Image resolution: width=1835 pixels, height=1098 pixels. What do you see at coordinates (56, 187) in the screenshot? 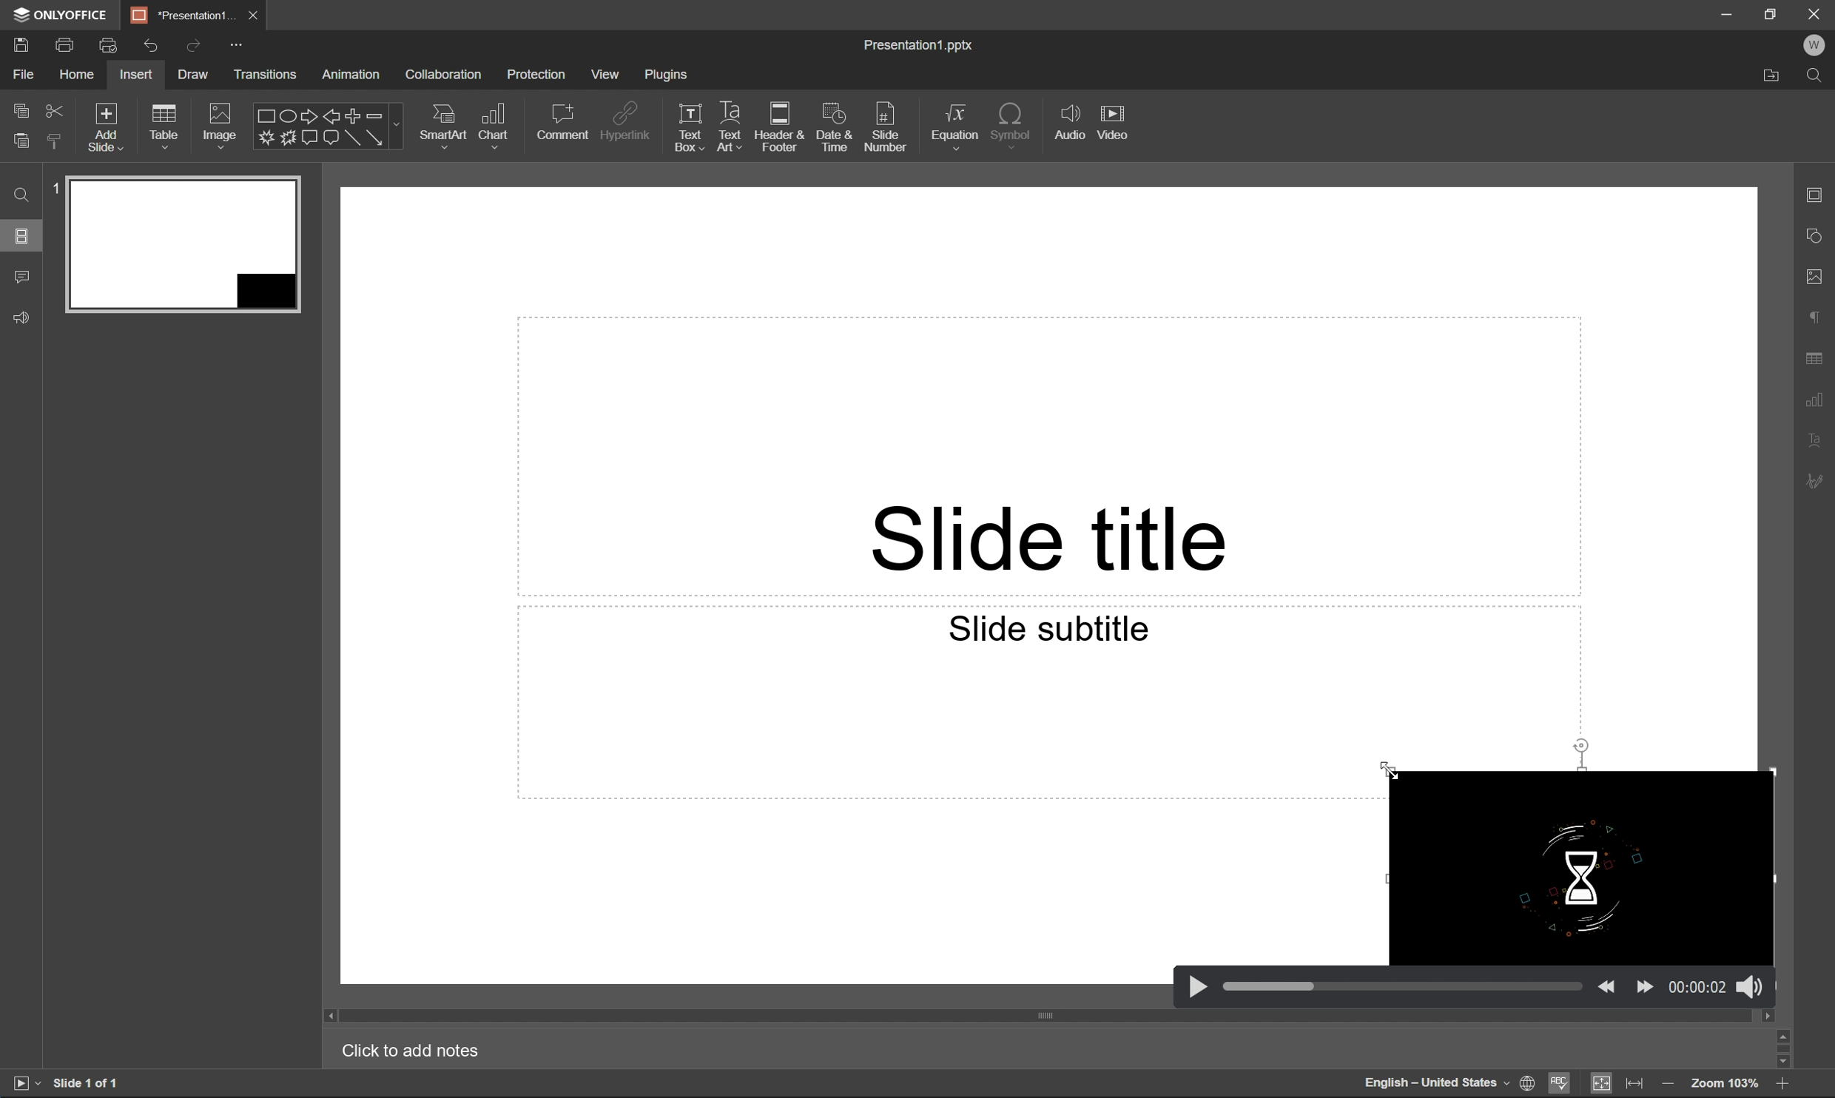
I see `1` at bounding box center [56, 187].